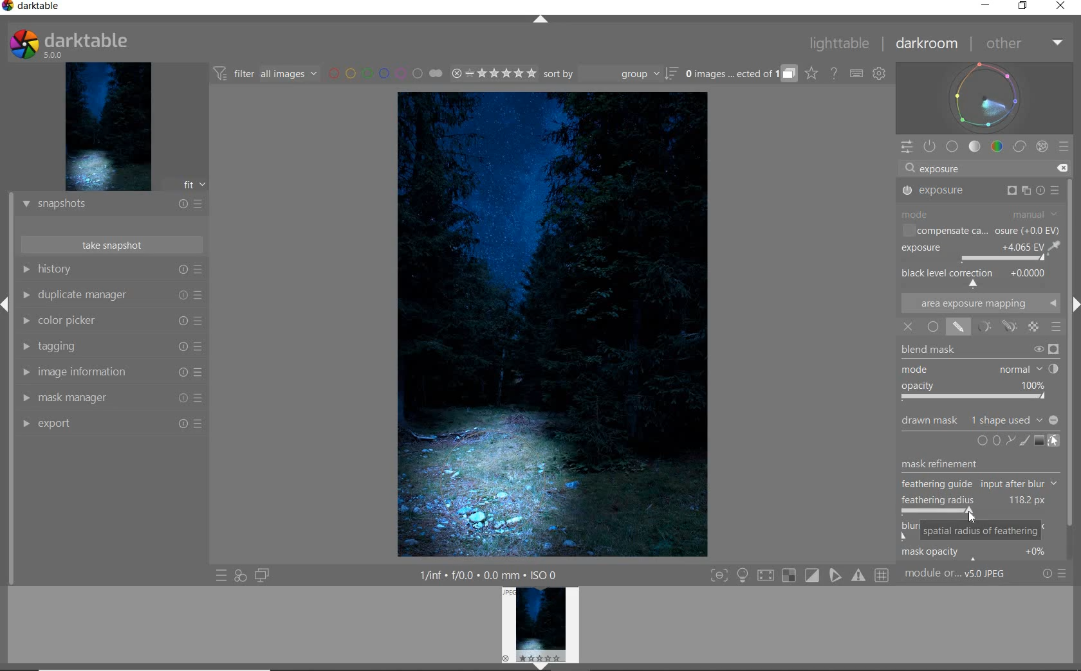 This screenshot has height=671, width=1081. I want to click on MODULE...v5.0 JPEG, so click(956, 575).